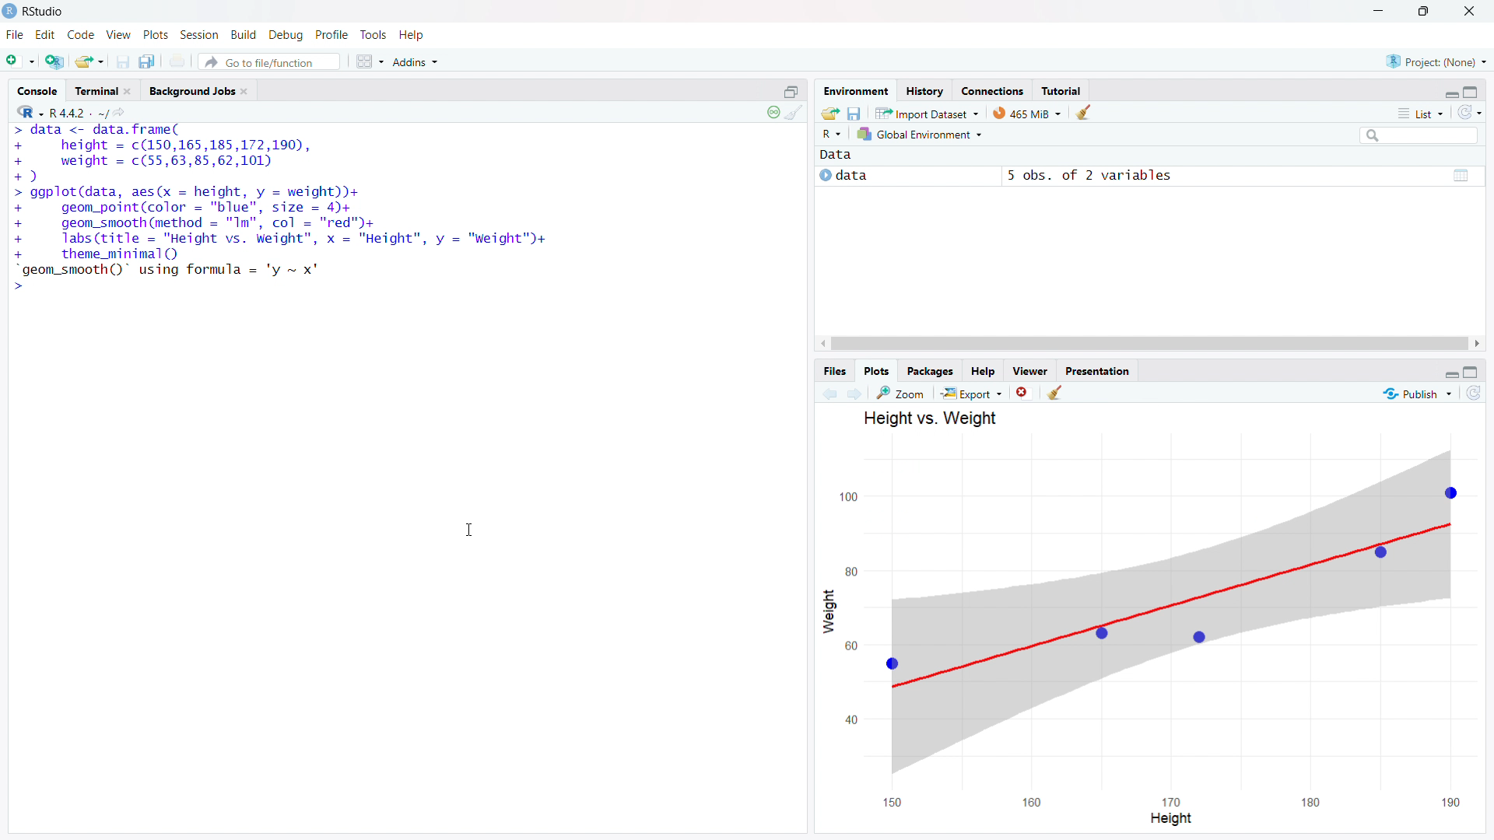 The image size is (1494, 840). Describe the element at coordinates (1027, 112) in the screenshot. I see `memory used by R session` at that location.